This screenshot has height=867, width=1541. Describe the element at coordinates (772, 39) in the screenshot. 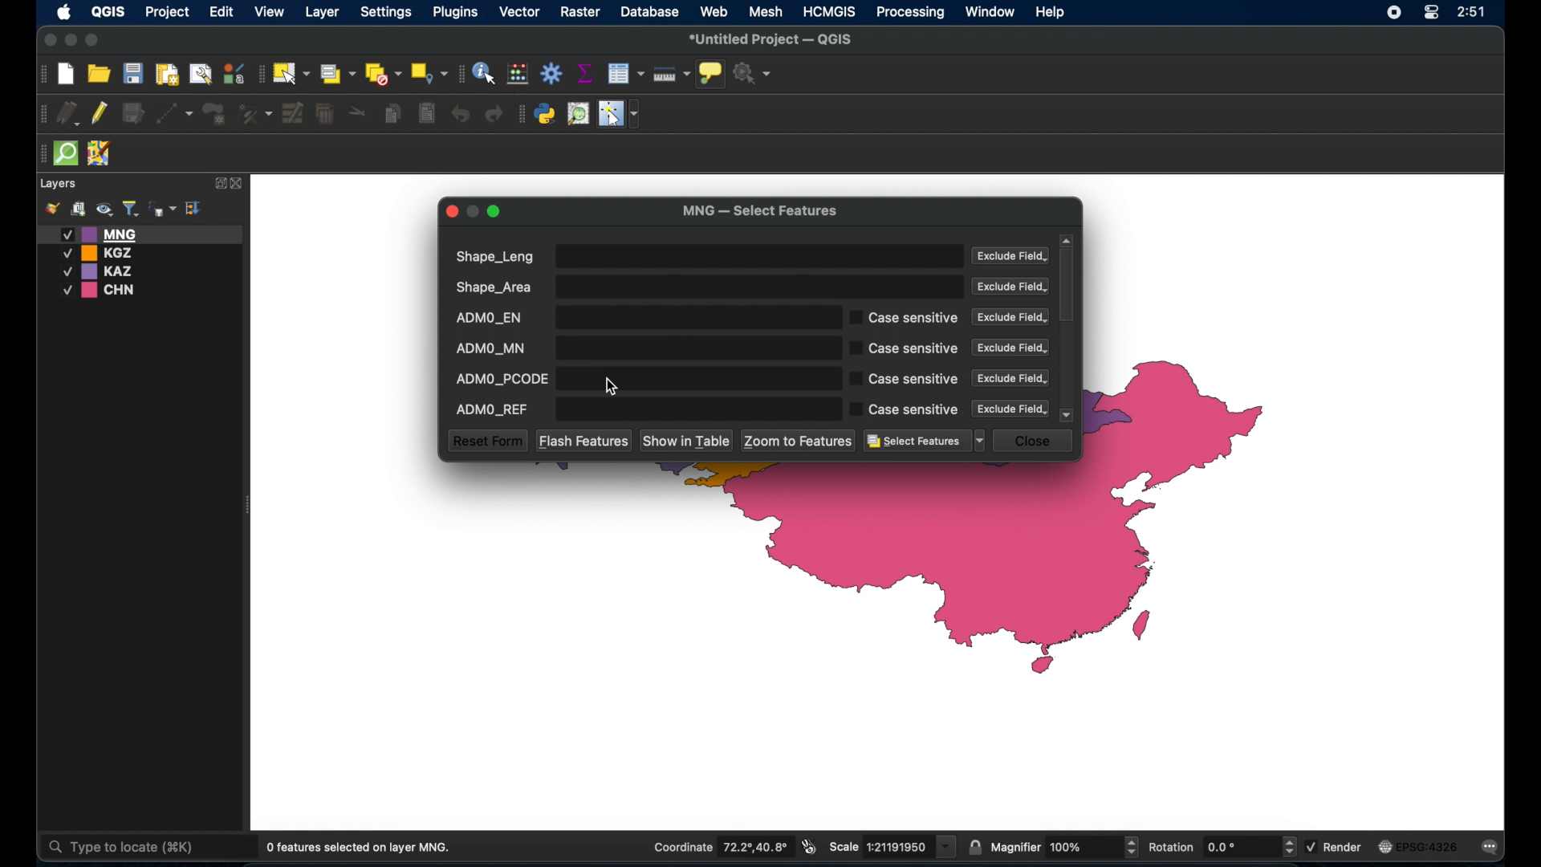

I see `untitled project - QGIS` at that location.